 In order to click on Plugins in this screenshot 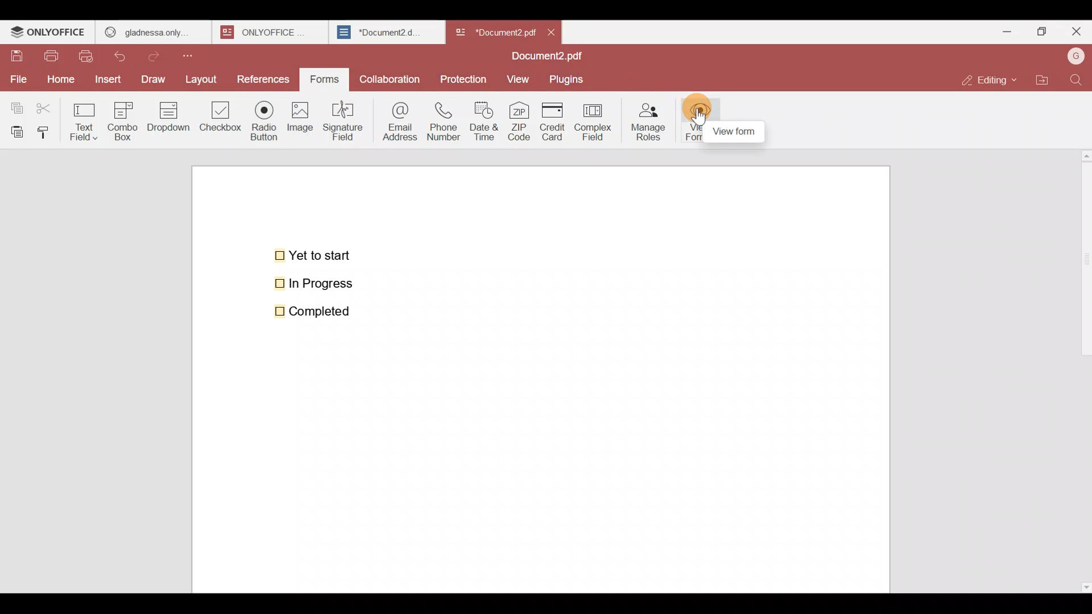, I will do `click(571, 80)`.